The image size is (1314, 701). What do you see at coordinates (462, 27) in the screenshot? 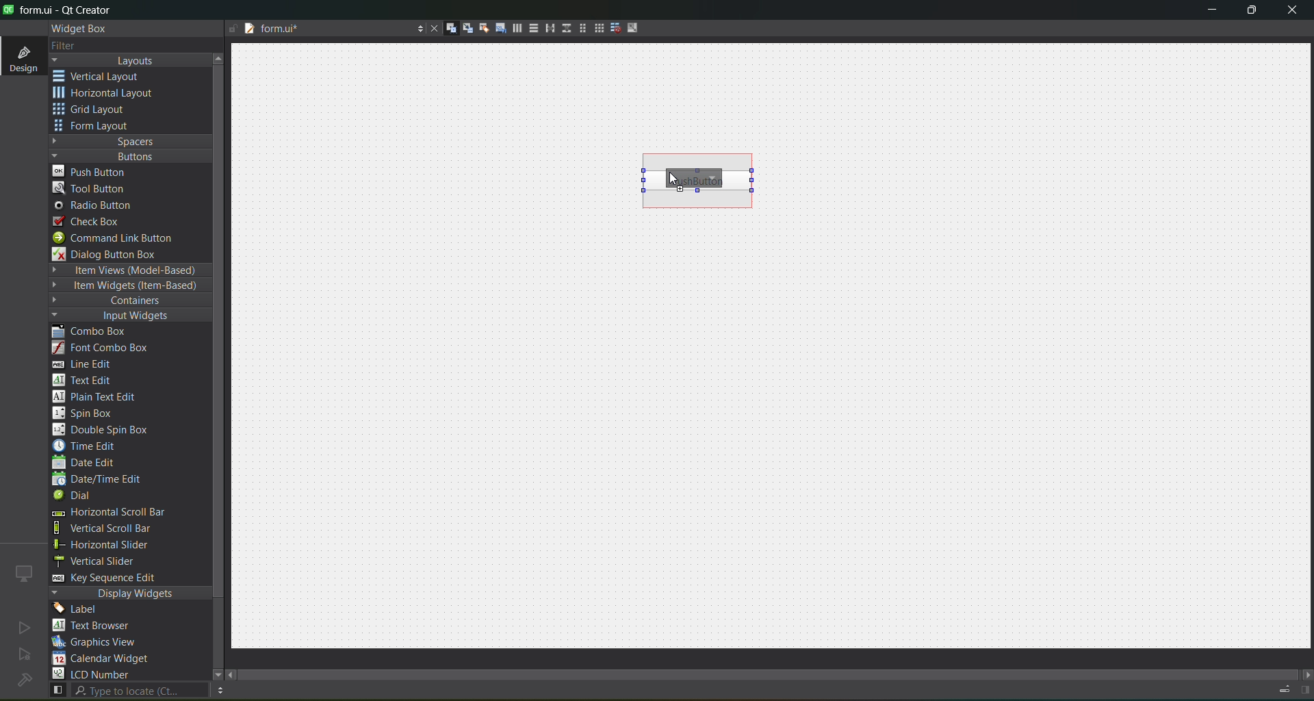
I see `edit signals` at bounding box center [462, 27].